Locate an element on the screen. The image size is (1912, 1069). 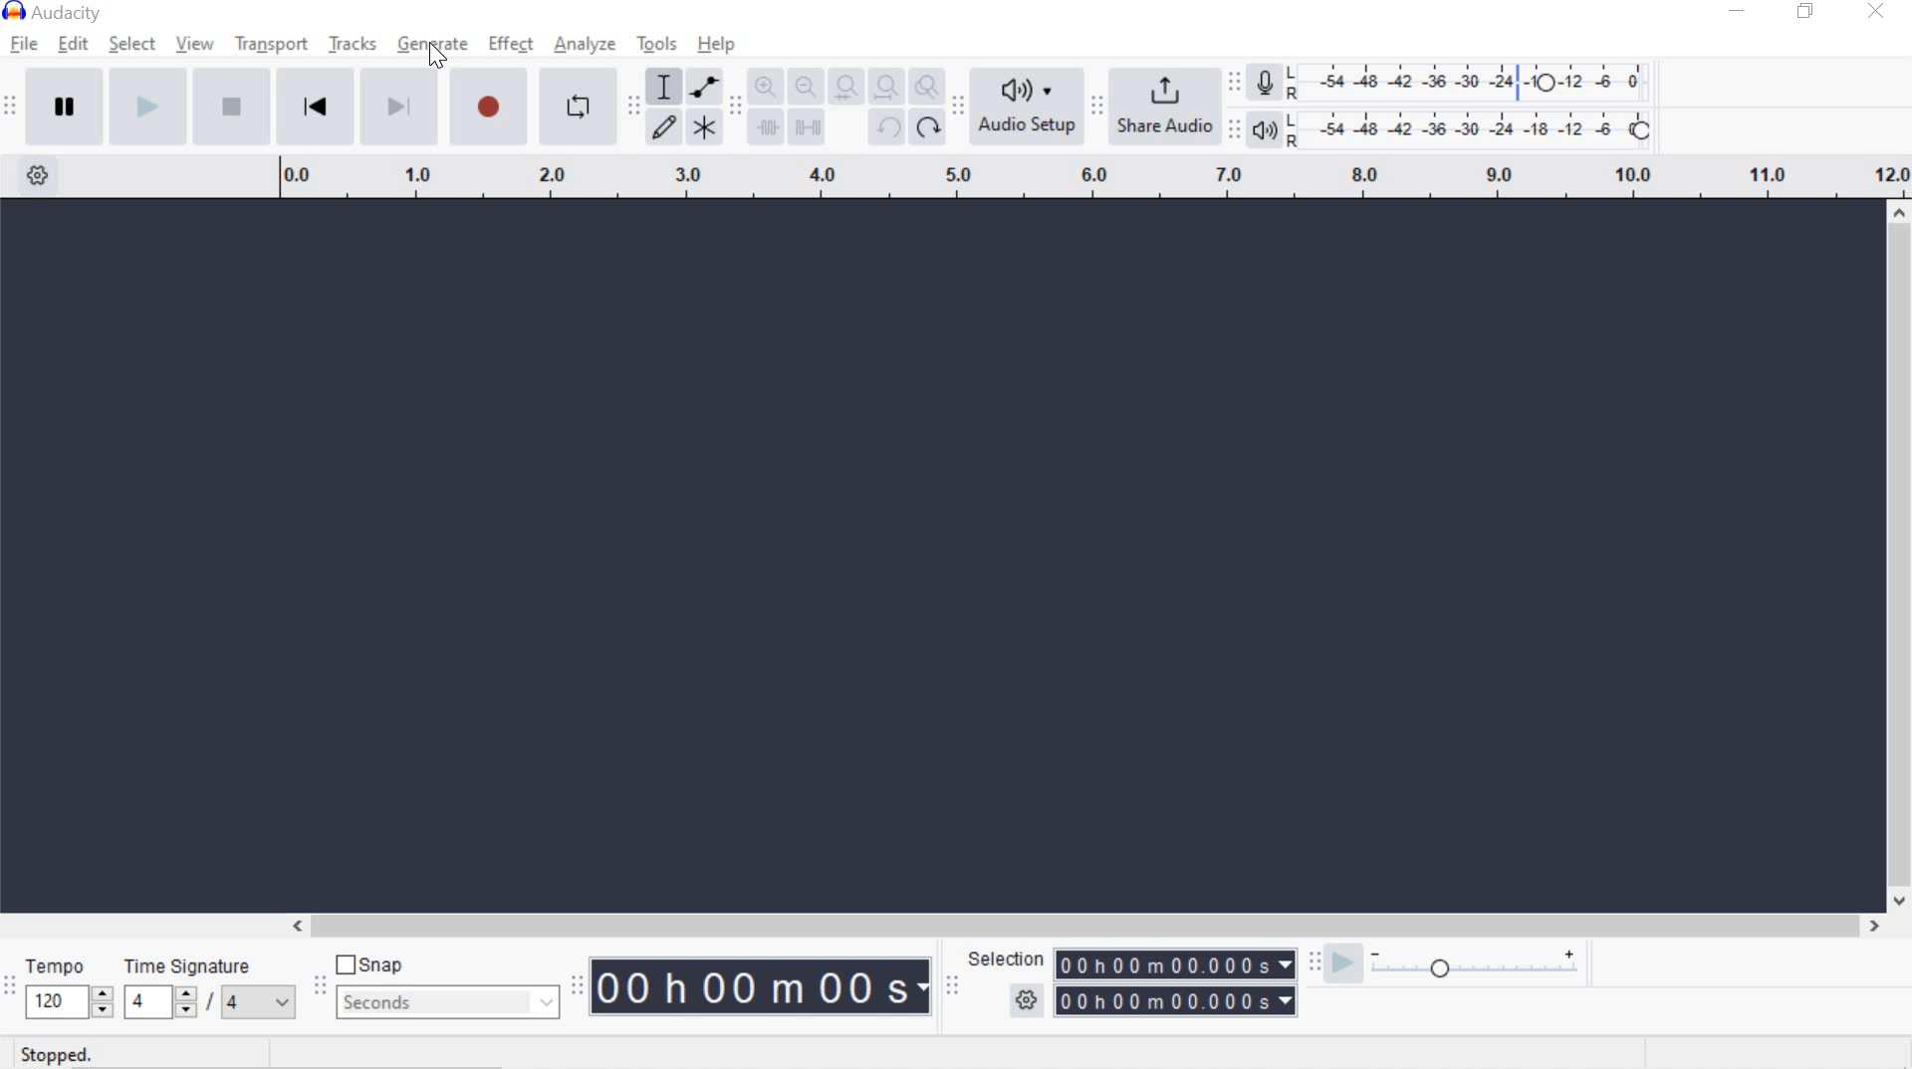
snap is located at coordinates (371, 965).